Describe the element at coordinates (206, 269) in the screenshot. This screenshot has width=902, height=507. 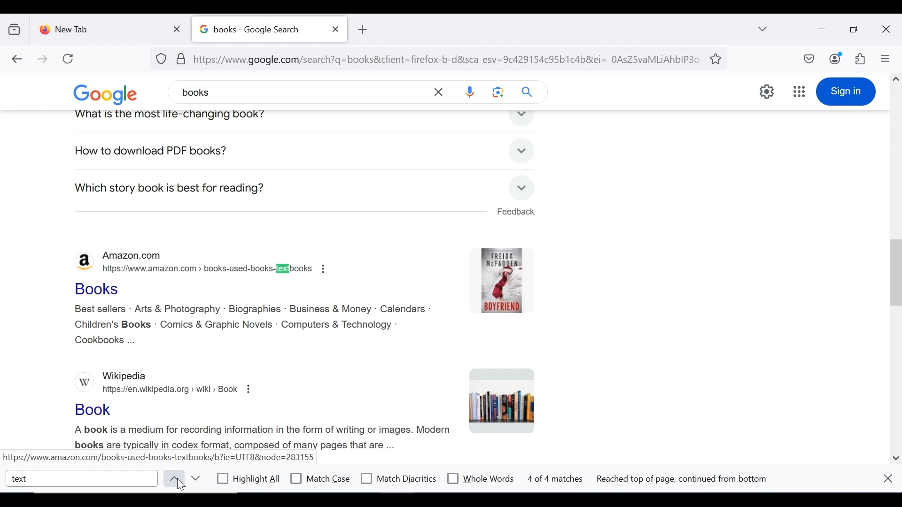
I see `Google Bookshttps://www.amazon.com>books-used-boos-textbooks` at that location.